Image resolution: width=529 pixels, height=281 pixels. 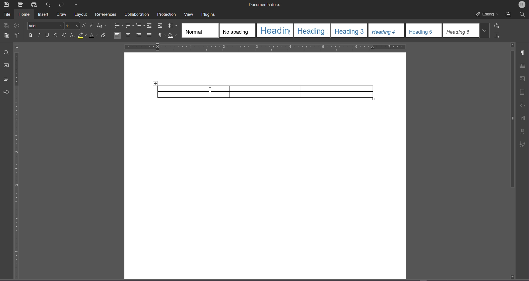 I want to click on Undo, so click(x=50, y=5).